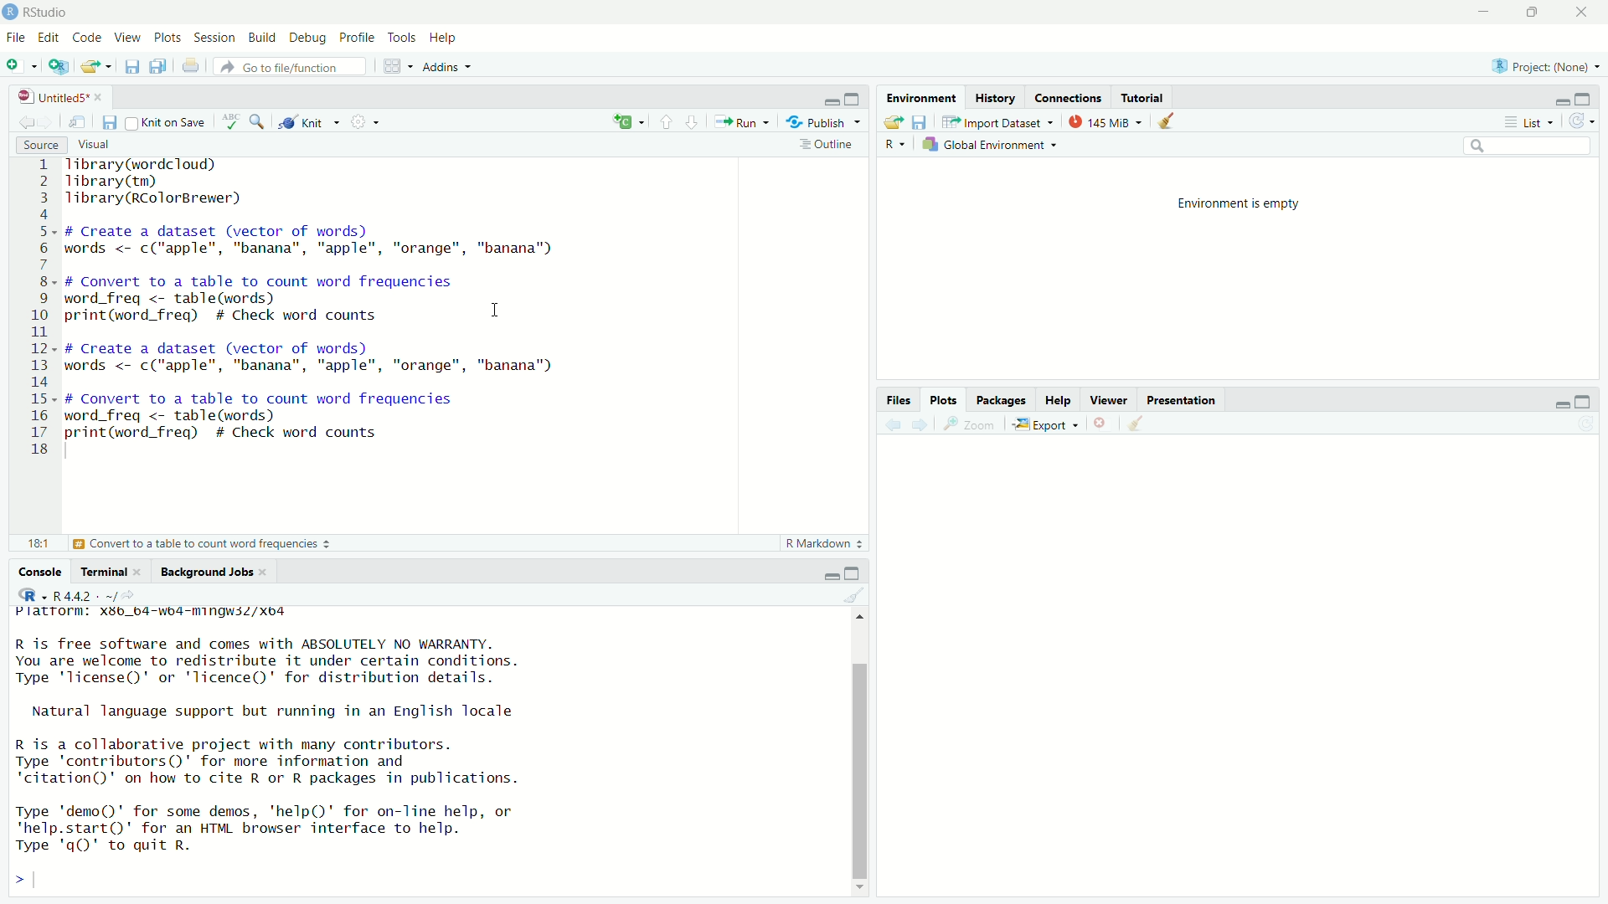 Image resolution: width=1608 pixels, height=904 pixels. I want to click on Delete selected files, so click(1101, 423).